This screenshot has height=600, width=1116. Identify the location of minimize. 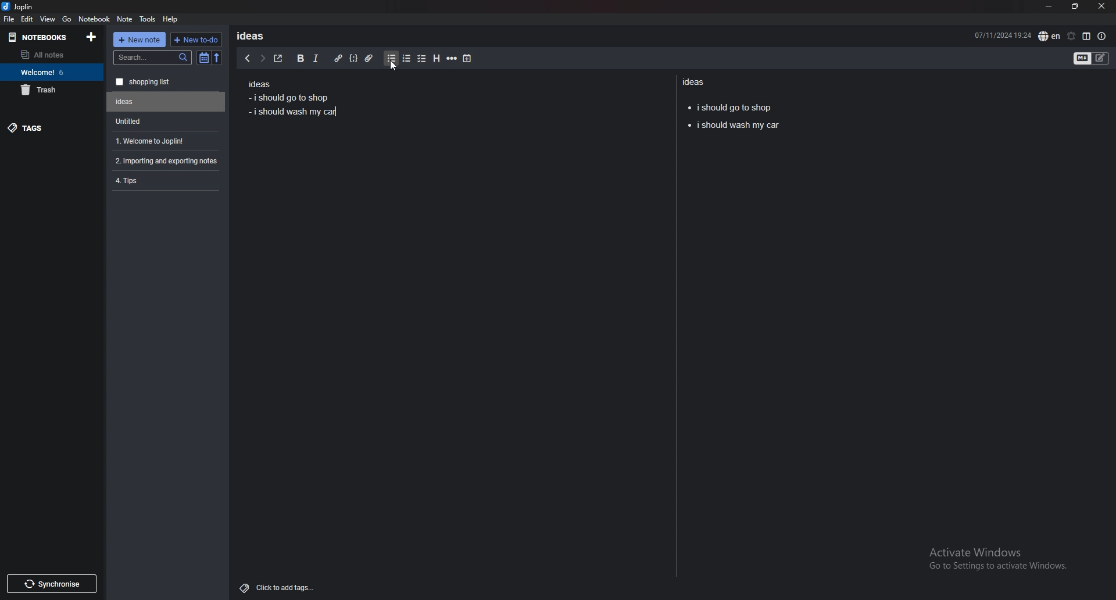
(1049, 6).